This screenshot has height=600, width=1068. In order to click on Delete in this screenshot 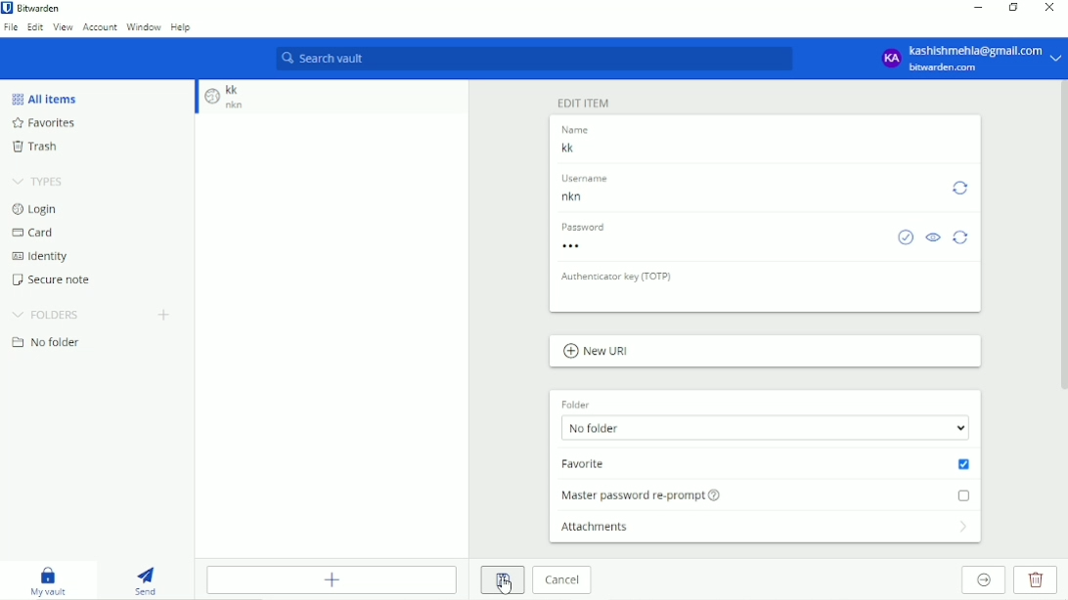, I will do `click(1040, 579)`.